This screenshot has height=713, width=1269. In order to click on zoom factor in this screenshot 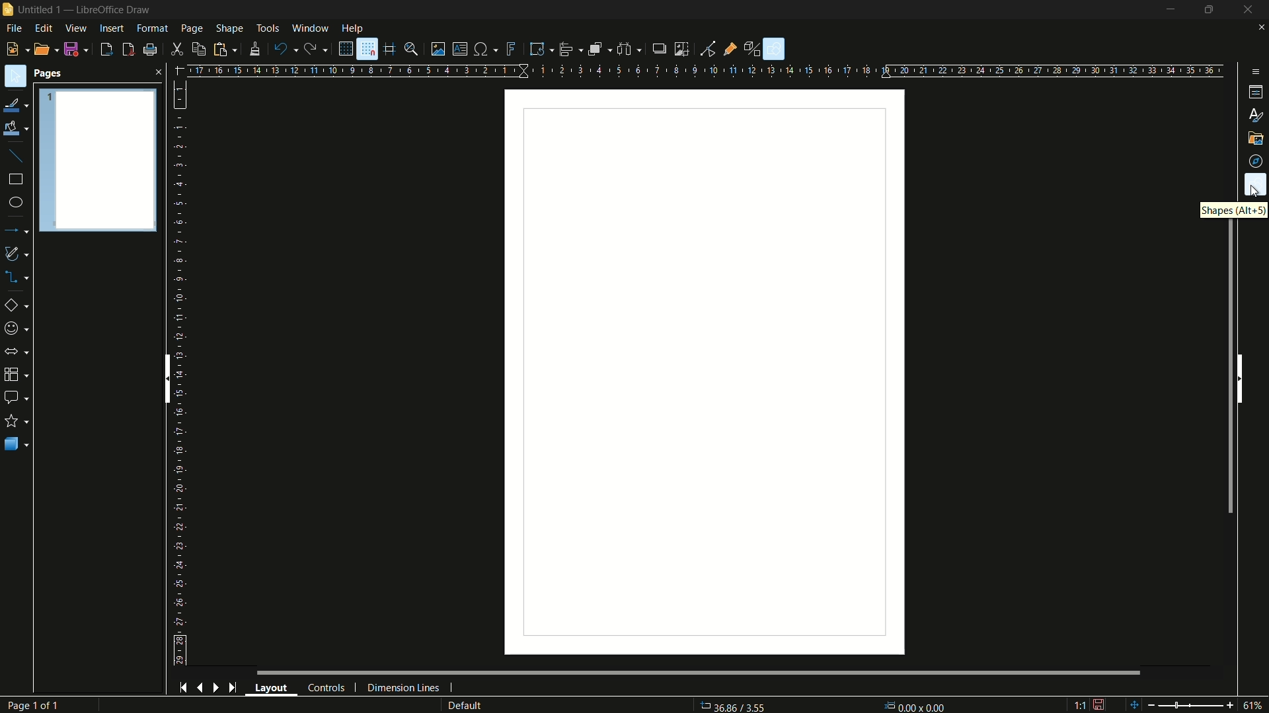, I will do `click(1256, 705)`.